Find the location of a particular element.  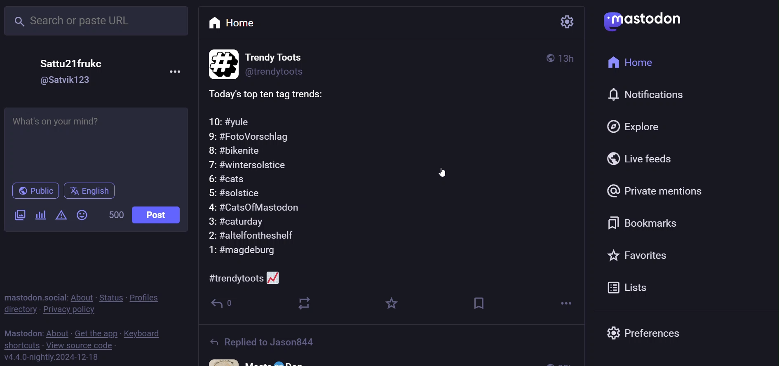

search or paste URL is located at coordinates (96, 20).